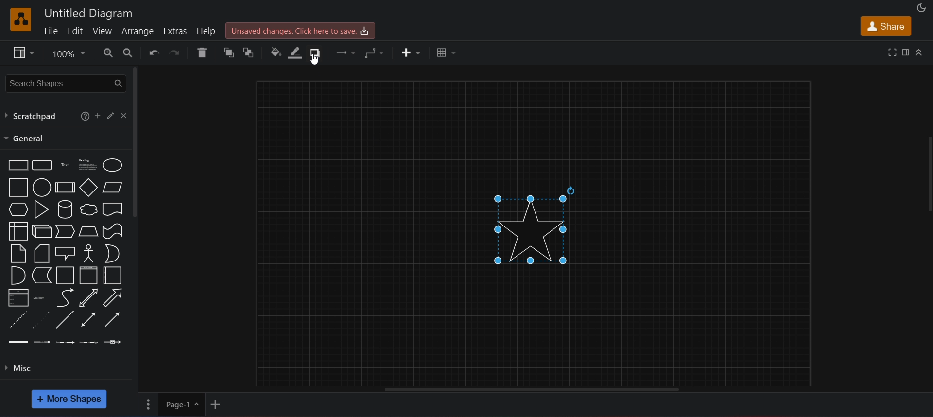 Image resolution: width=933 pixels, height=417 pixels. Describe the element at coordinates (17, 164) in the screenshot. I see `rectangle` at that location.